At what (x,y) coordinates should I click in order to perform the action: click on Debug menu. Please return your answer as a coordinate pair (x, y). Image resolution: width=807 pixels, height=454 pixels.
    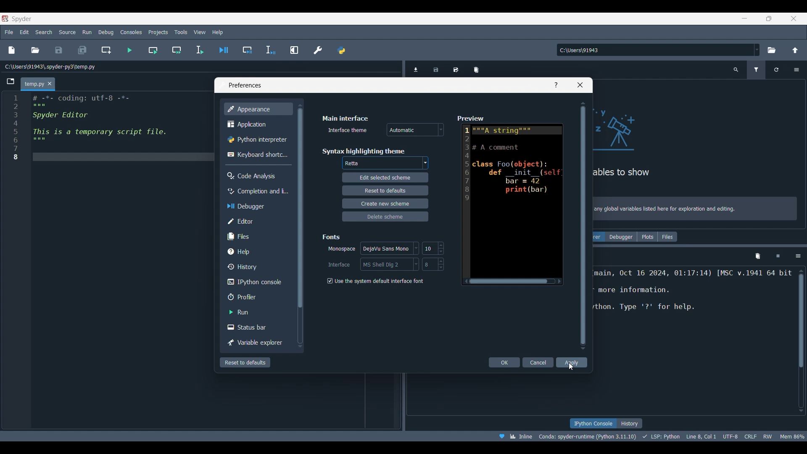
    Looking at the image, I should click on (106, 32).